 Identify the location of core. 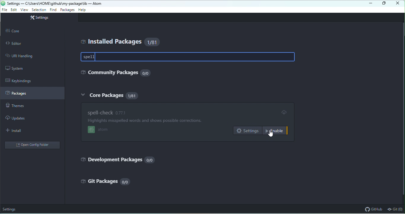
(33, 31).